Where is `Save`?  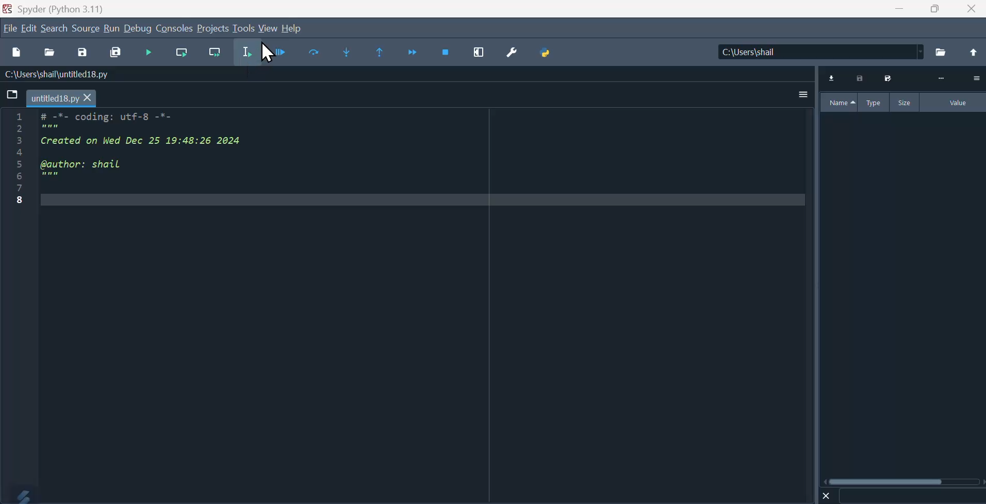
Save is located at coordinates (886, 78).